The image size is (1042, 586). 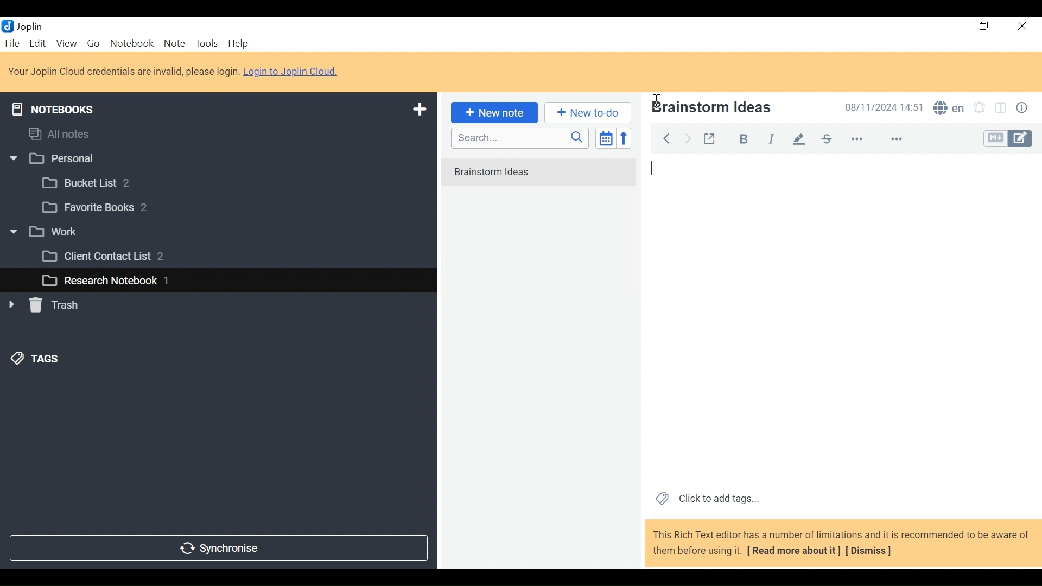 I want to click on No notes in here. Create one by clicking
on "New note"., so click(x=542, y=179).